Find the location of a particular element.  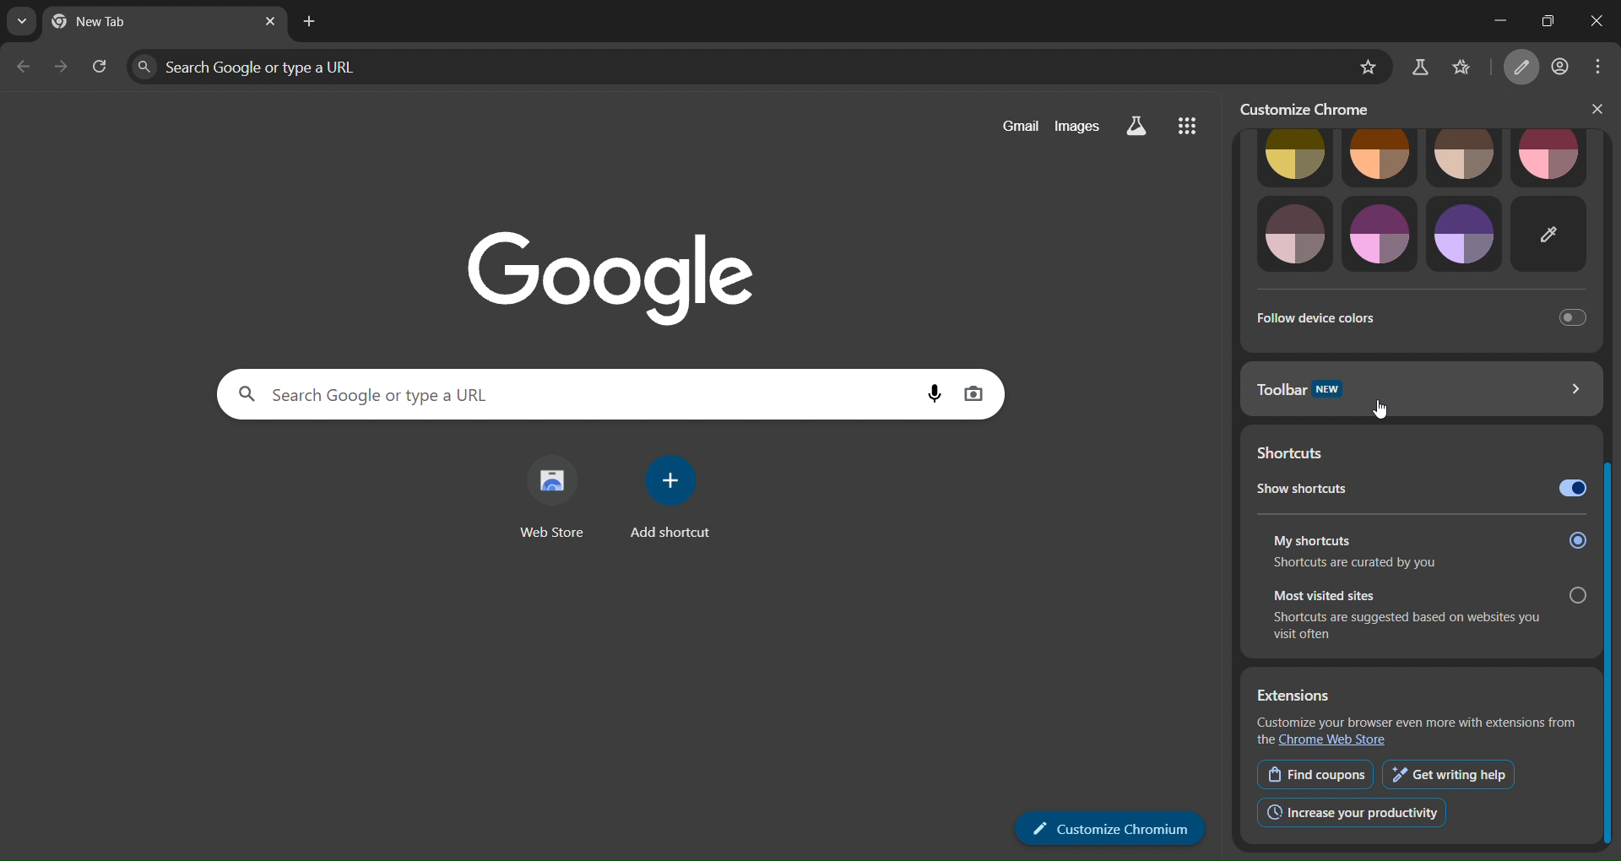

add shortcut is located at coordinates (678, 502).